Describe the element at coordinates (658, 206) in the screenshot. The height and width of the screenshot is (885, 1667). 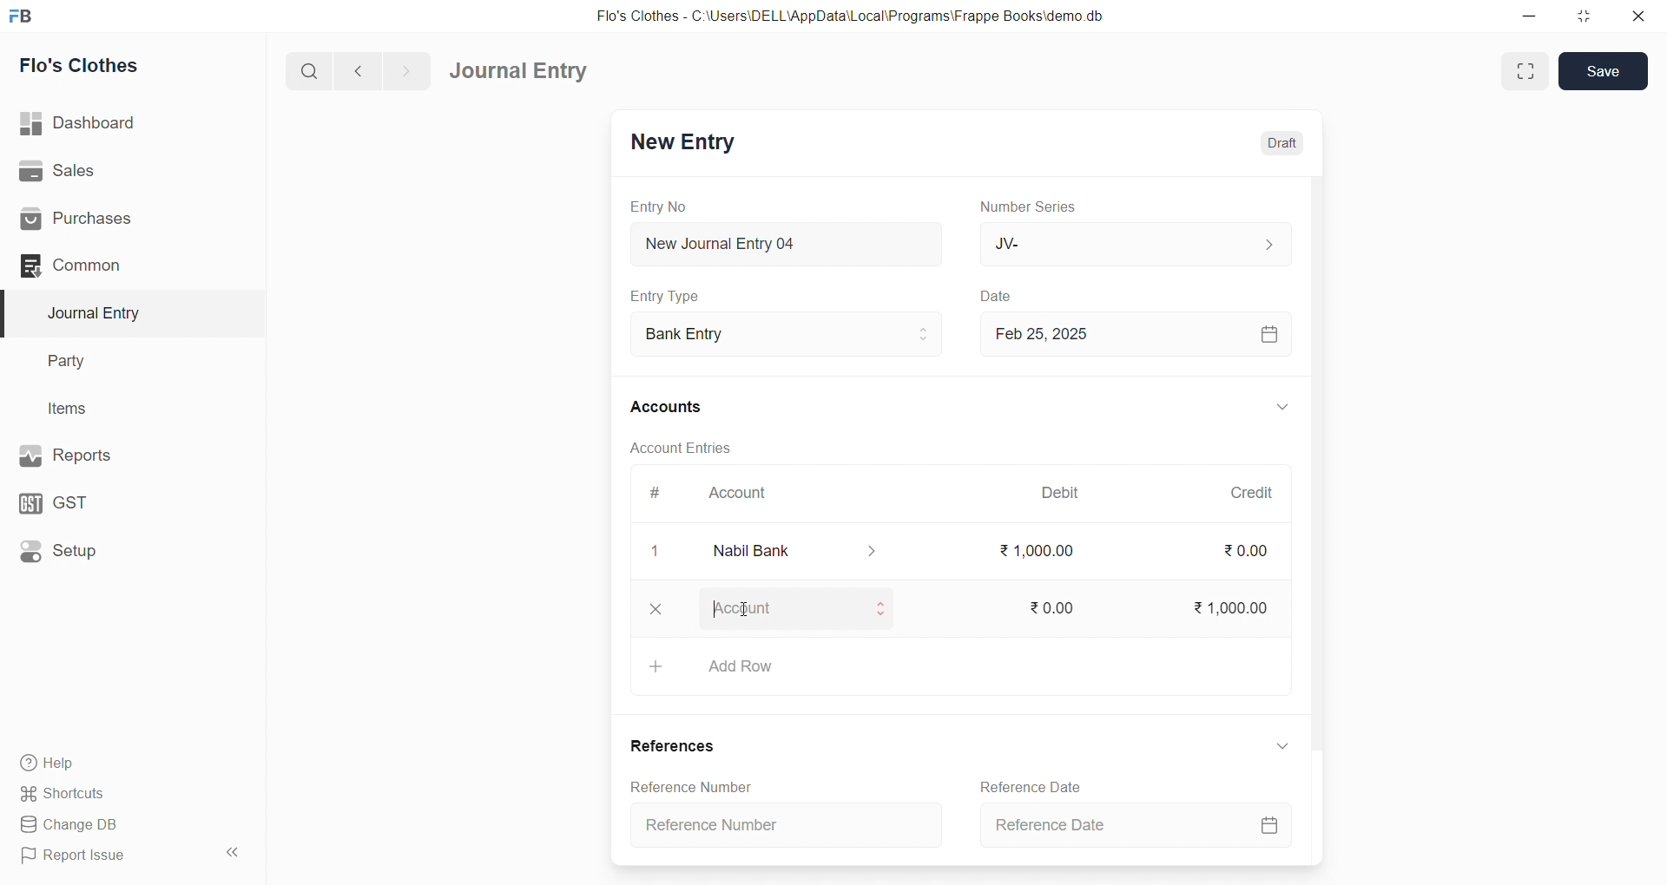
I see `Entry No.` at that location.